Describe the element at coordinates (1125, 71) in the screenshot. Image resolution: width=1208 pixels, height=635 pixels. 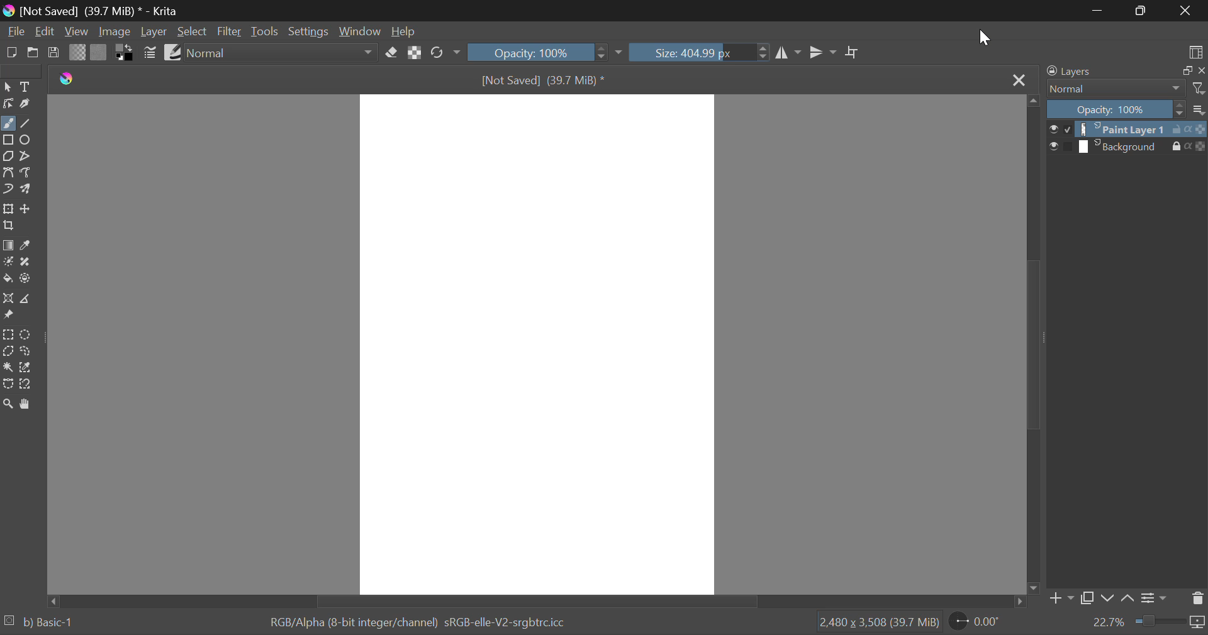
I see `Layers Docker Tab` at that location.